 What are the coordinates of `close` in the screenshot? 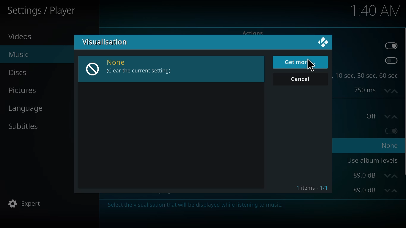 It's located at (323, 42).